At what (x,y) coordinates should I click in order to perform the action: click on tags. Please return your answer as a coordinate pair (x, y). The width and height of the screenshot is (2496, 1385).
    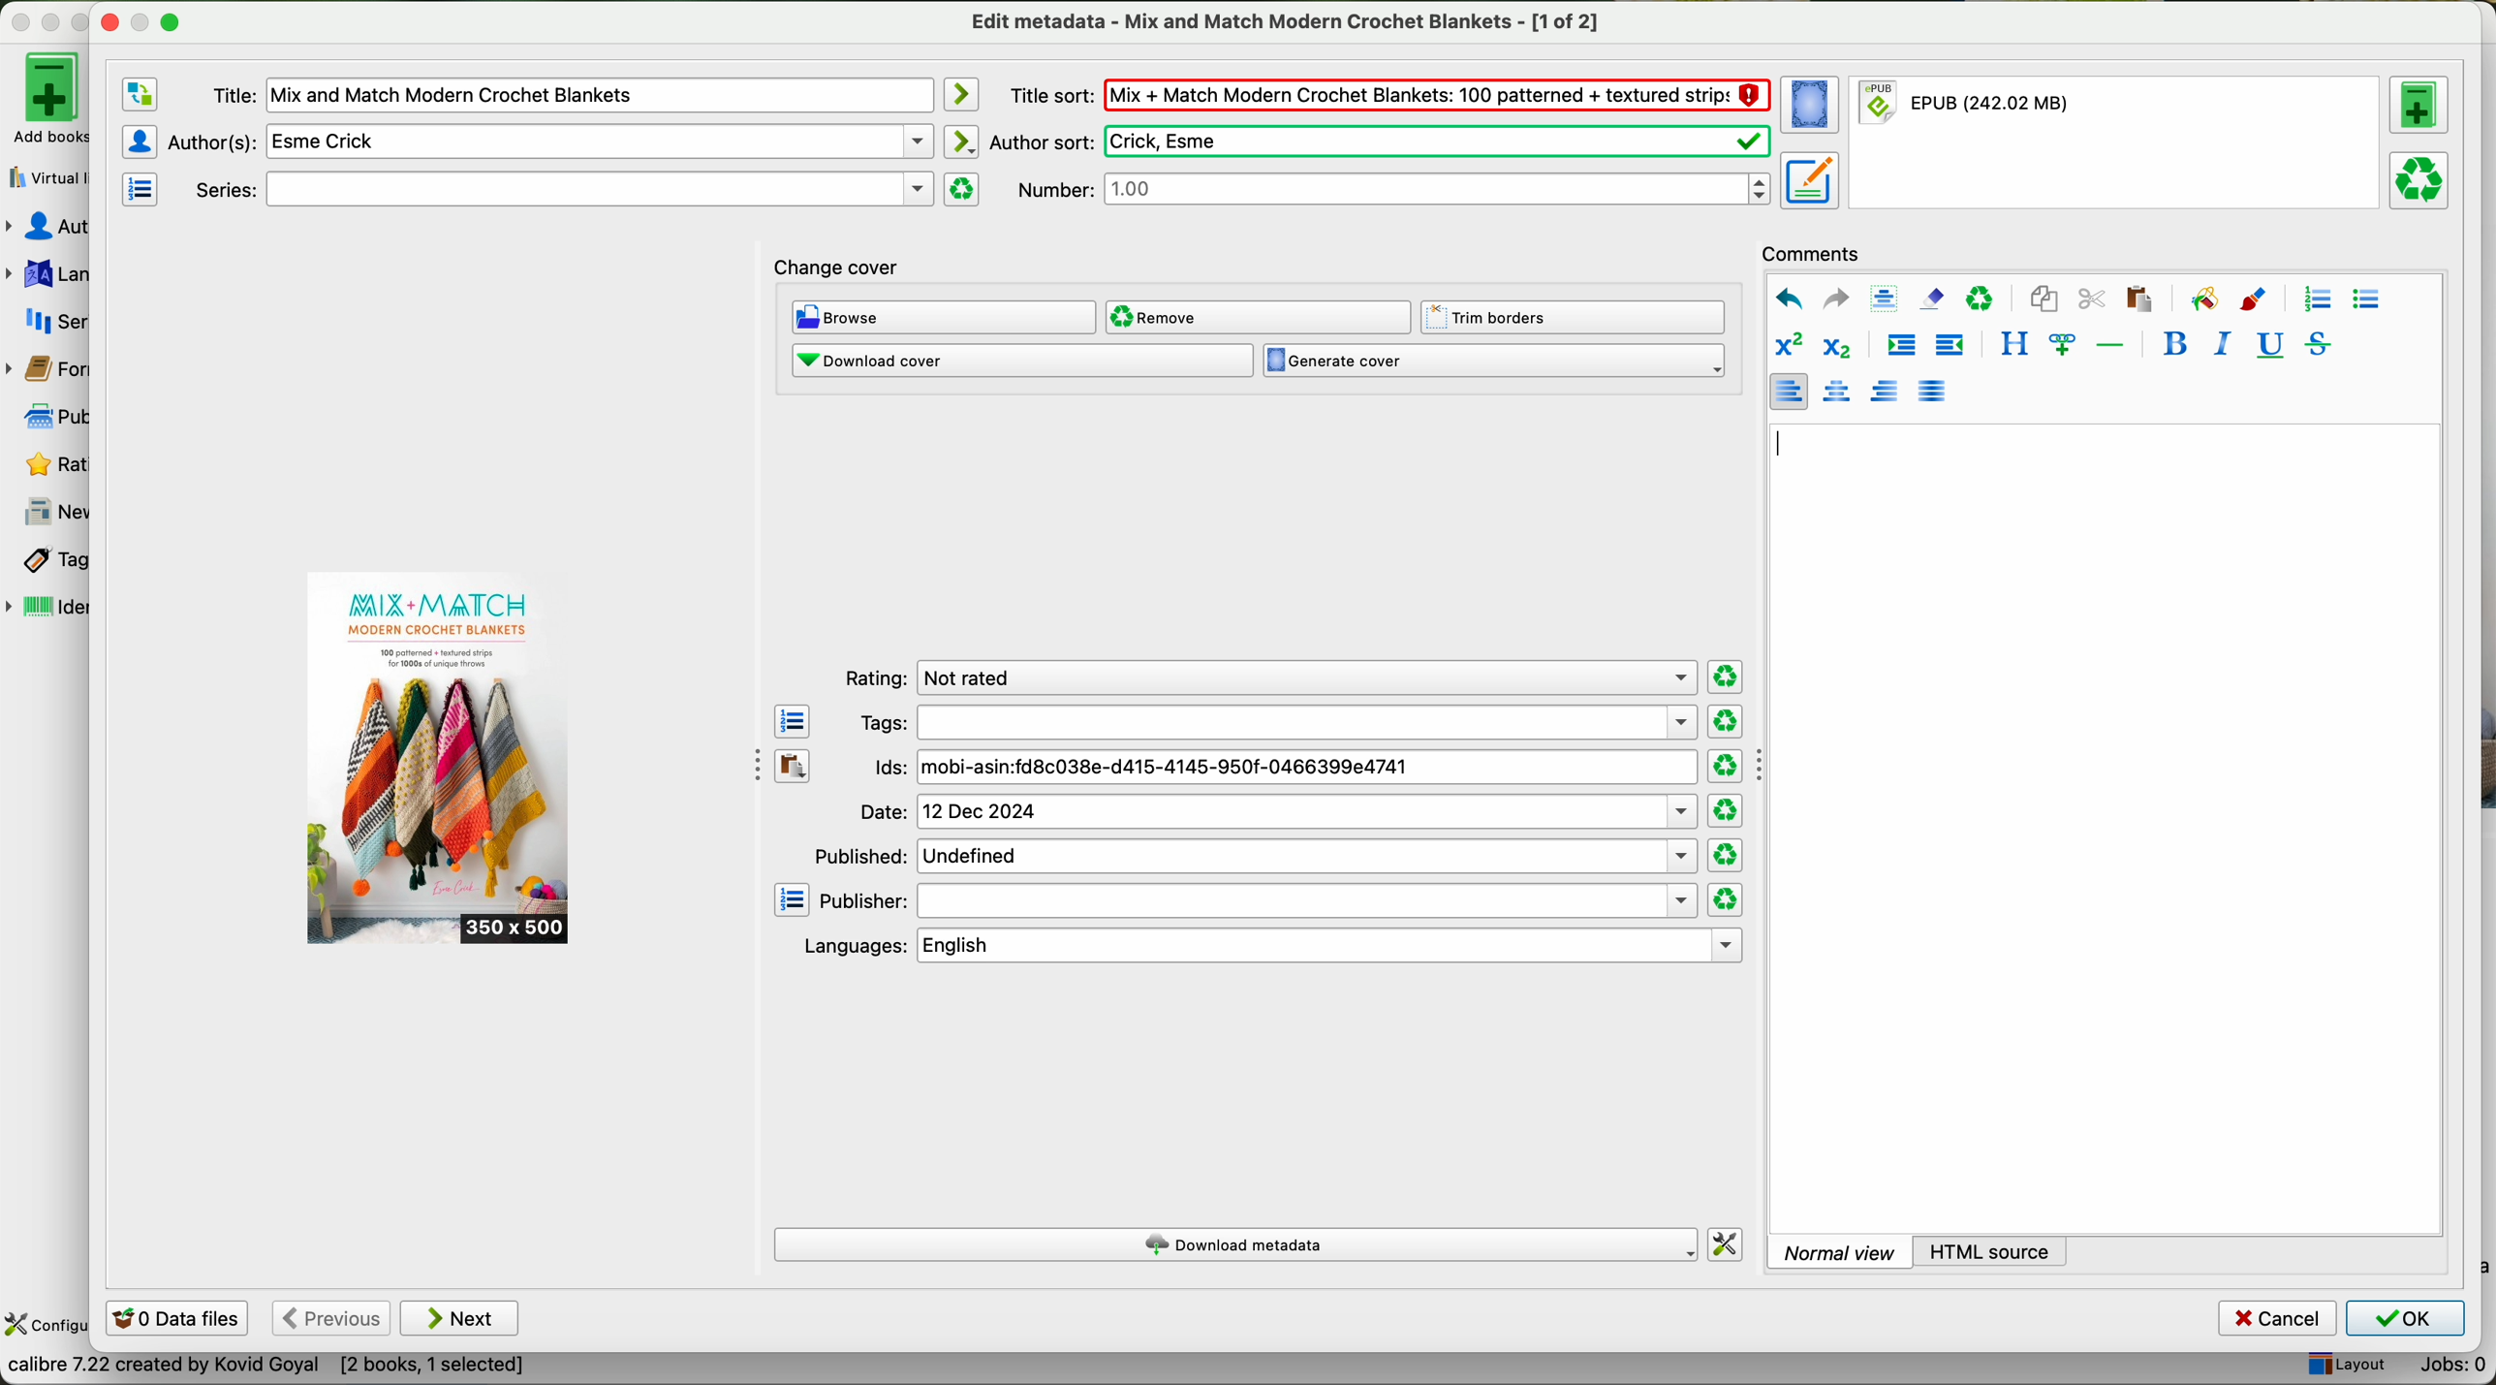
    Looking at the image, I should click on (46, 561).